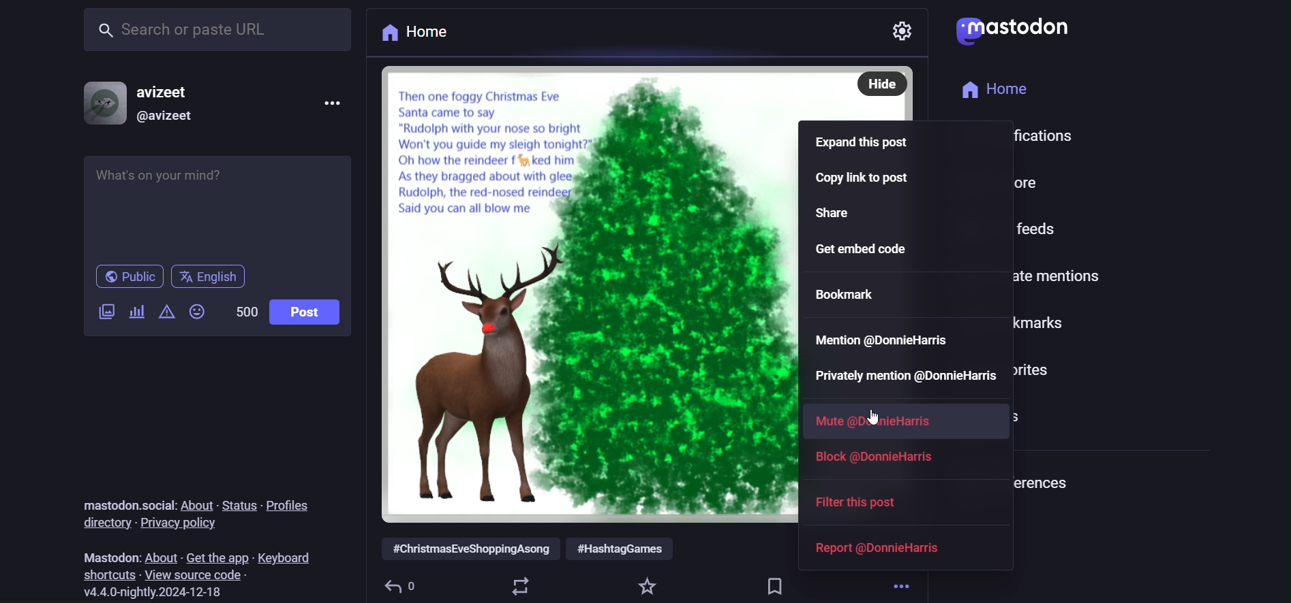 This screenshot has height=603, width=1291. What do you see at coordinates (862, 142) in the screenshot?
I see `expand this post` at bounding box center [862, 142].